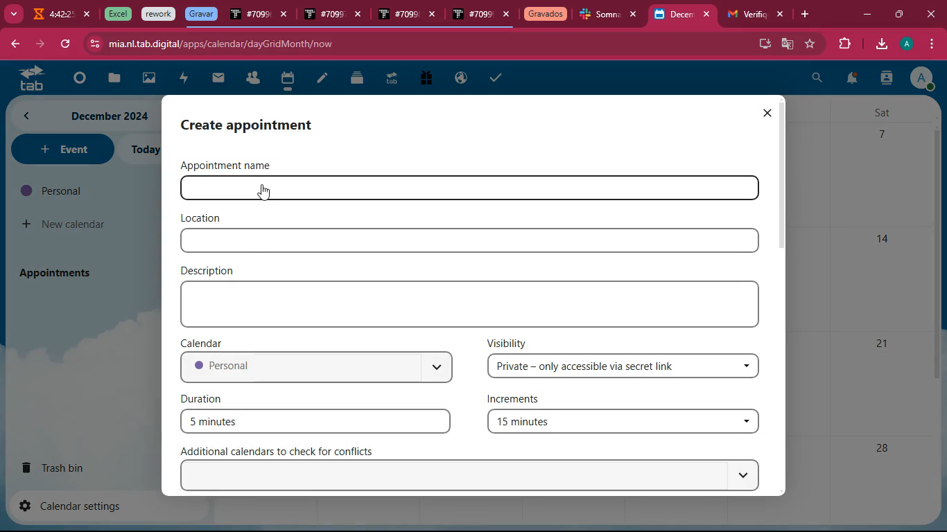 This screenshot has width=947, height=532. What do you see at coordinates (462, 78) in the screenshot?
I see `public` at bounding box center [462, 78].